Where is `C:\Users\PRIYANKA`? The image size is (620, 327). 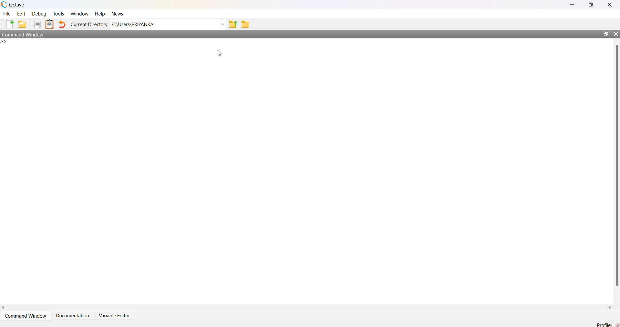 C:\Users\PRIYANKA is located at coordinates (141, 24).